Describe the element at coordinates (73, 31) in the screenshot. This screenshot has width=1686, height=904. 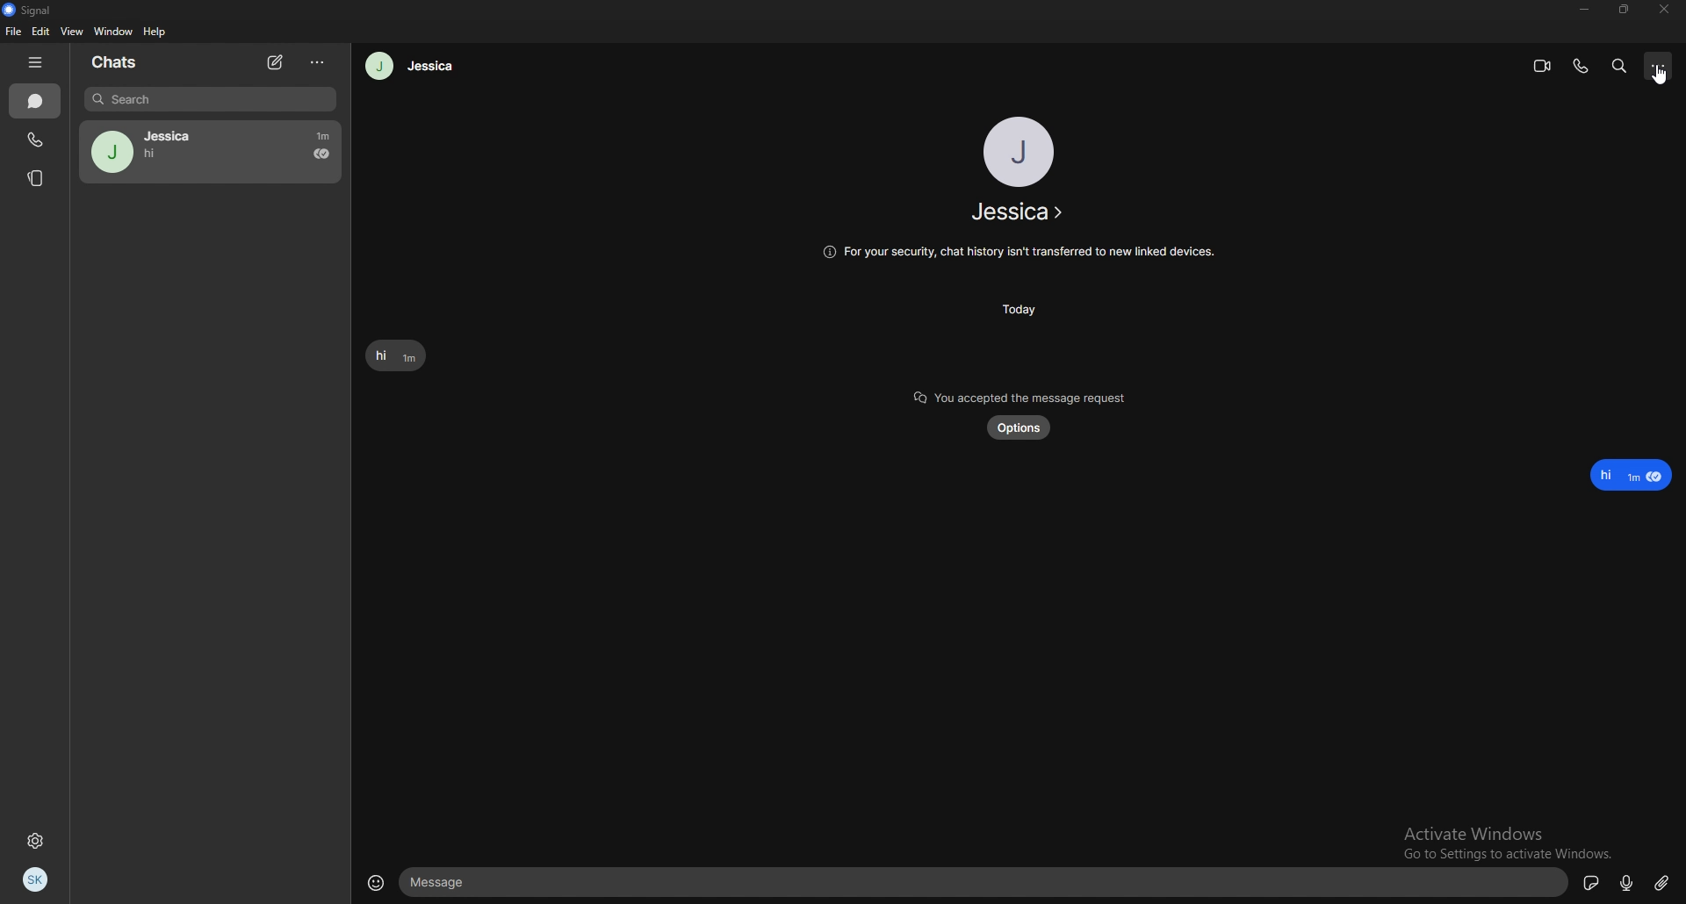
I see `view` at that location.